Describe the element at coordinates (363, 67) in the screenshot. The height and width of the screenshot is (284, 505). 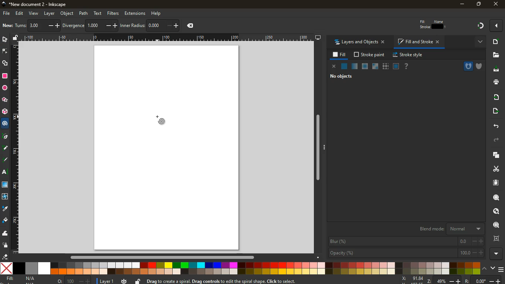
I see `ice` at that location.